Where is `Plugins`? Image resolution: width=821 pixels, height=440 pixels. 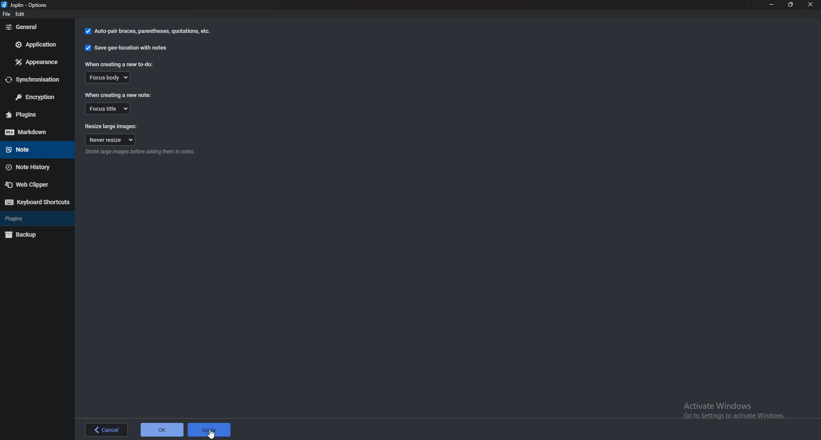
Plugins is located at coordinates (31, 218).